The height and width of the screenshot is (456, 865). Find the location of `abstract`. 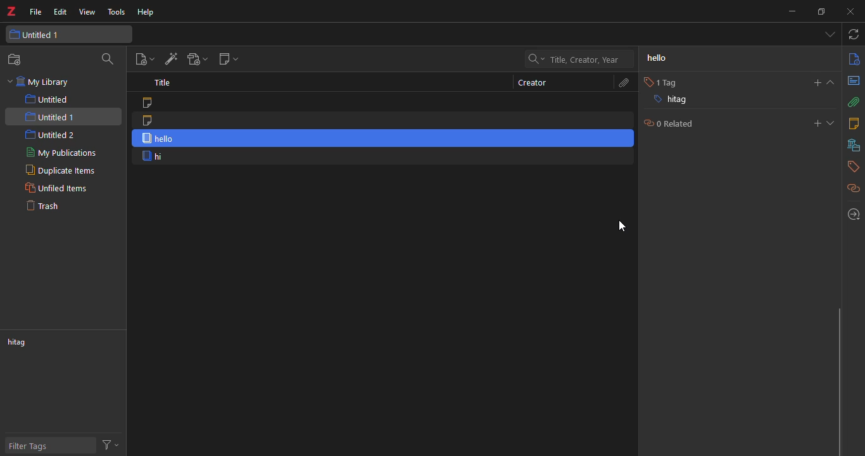

abstract is located at coordinates (853, 82).